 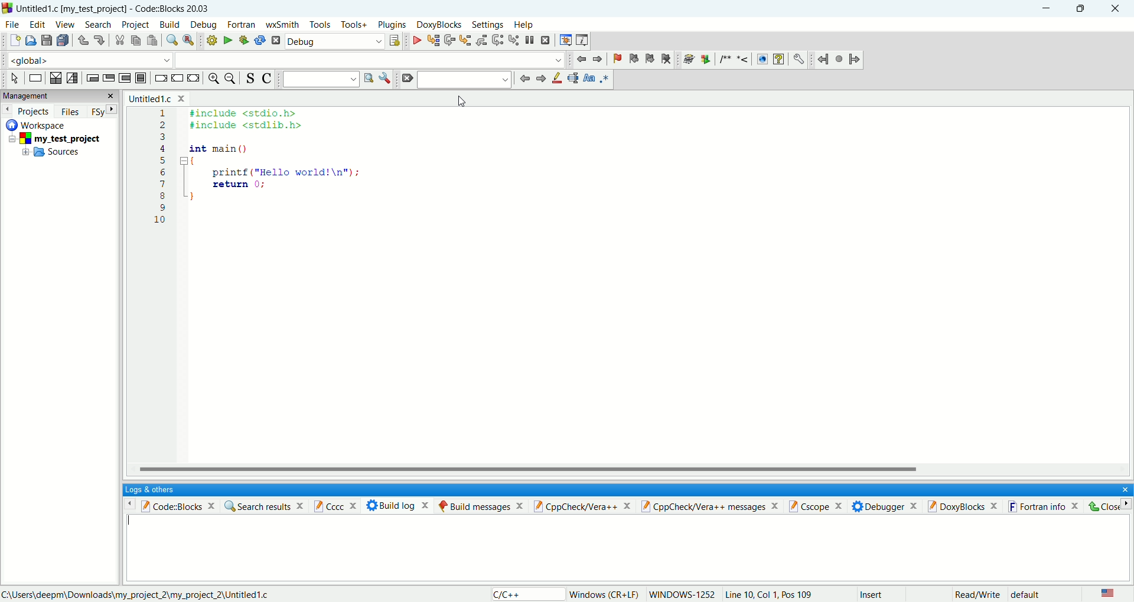 What do you see at coordinates (668, 61) in the screenshot?
I see `clear bookmark` at bounding box center [668, 61].